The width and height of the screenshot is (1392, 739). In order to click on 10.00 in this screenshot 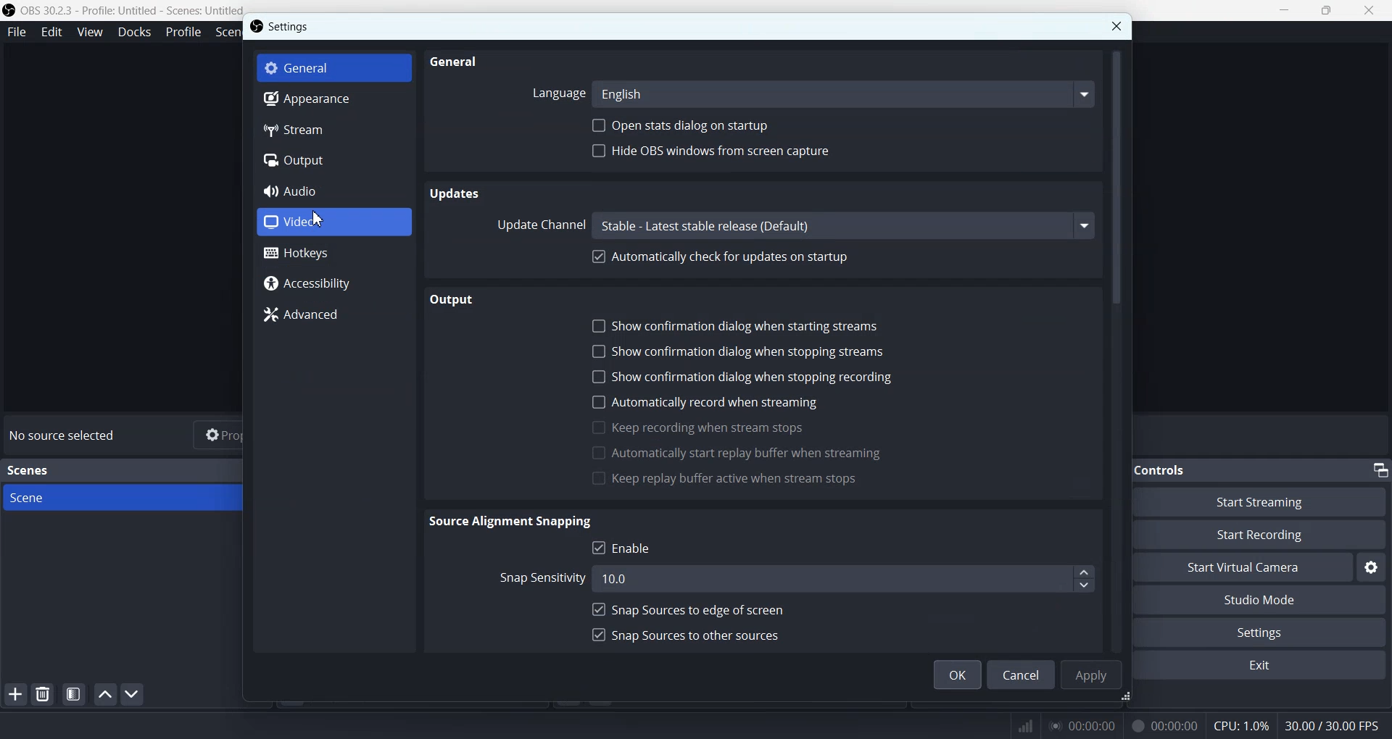, I will do `click(828, 578)`.